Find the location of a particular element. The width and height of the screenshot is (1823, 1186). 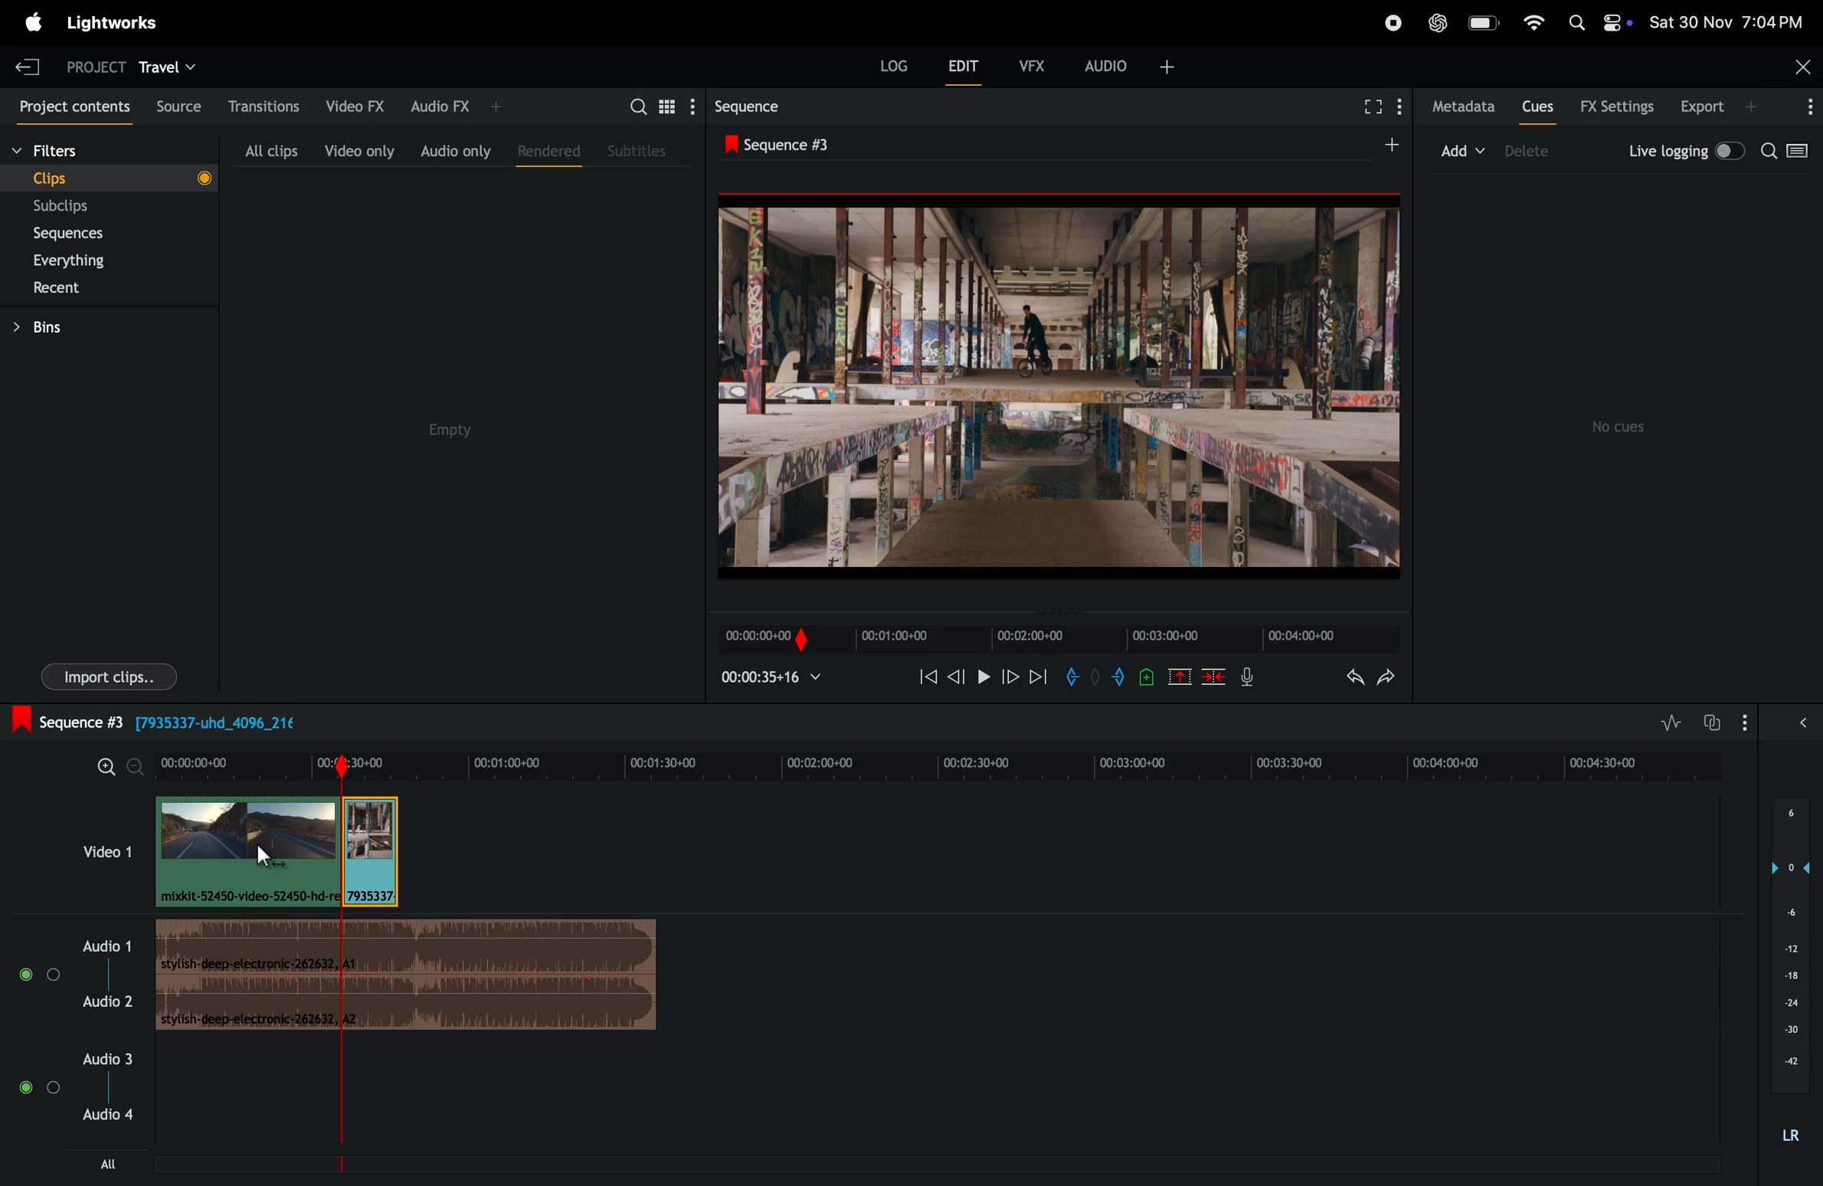

 is located at coordinates (1148, 676).